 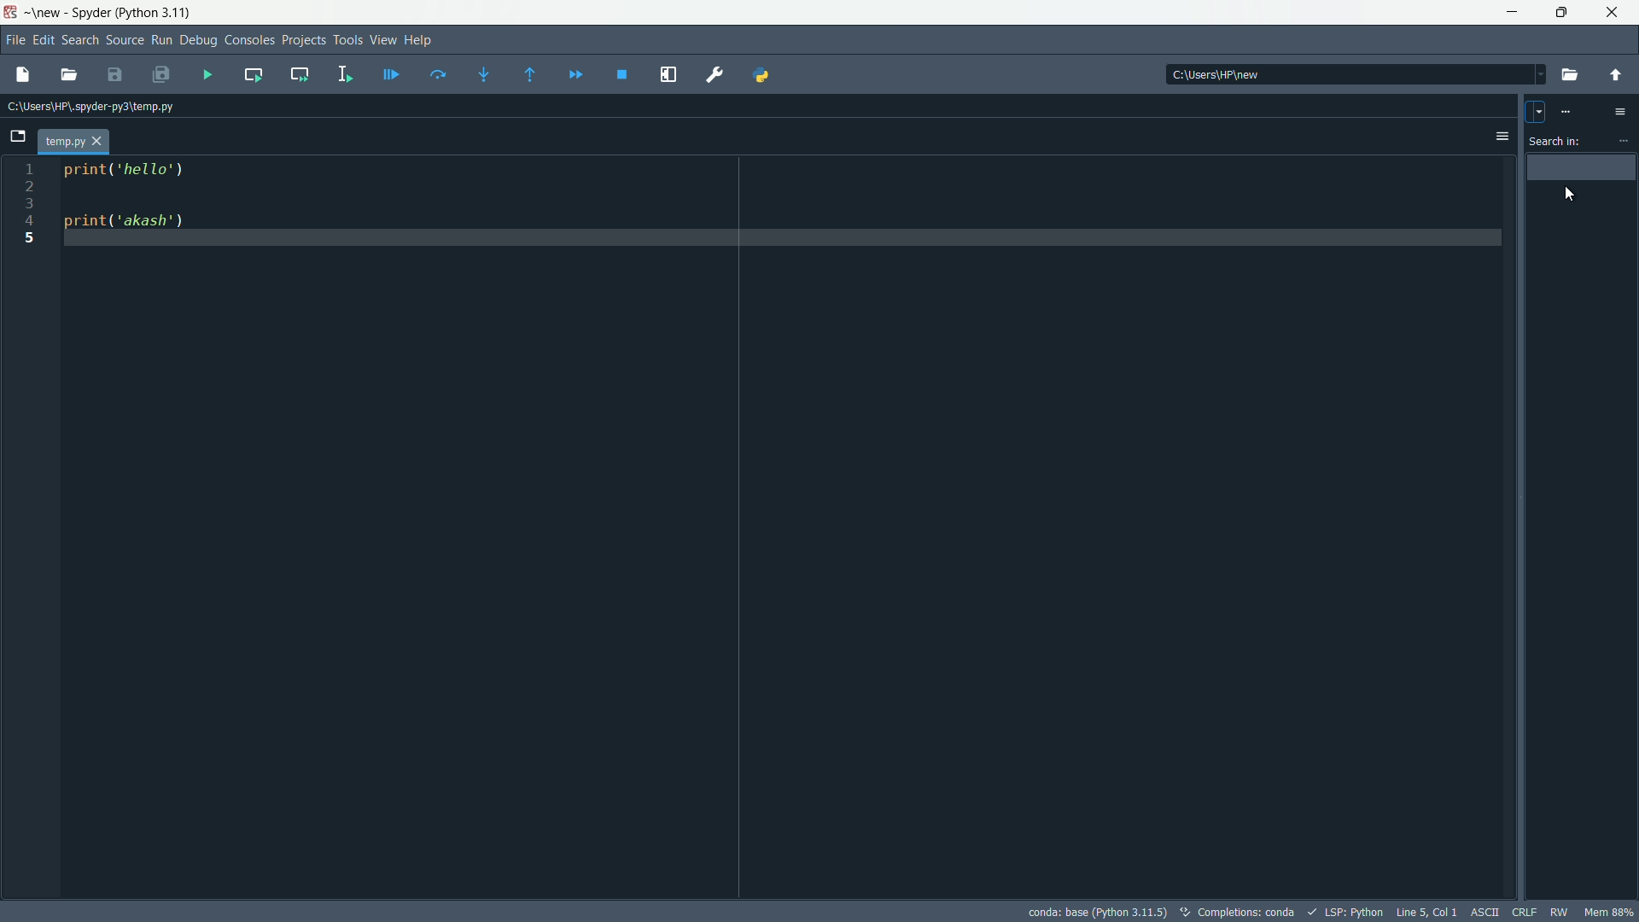 What do you see at coordinates (1533, 109) in the screenshot?
I see `Dropdown` at bounding box center [1533, 109].